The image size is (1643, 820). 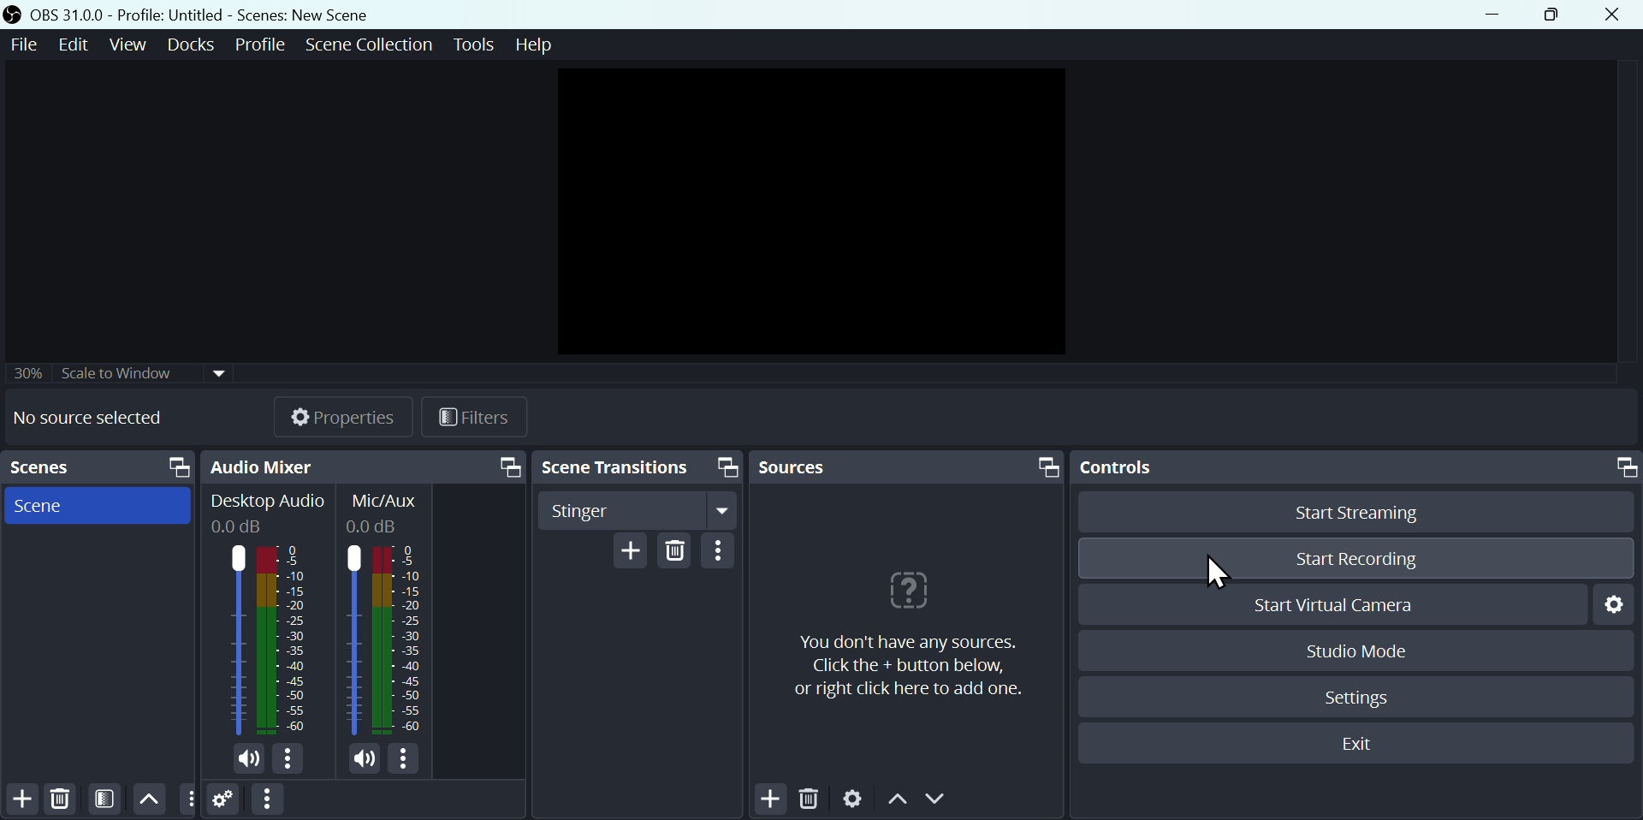 What do you see at coordinates (104, 797) in the screenshot?
I see `Filter` at bounding box center [104, 797].